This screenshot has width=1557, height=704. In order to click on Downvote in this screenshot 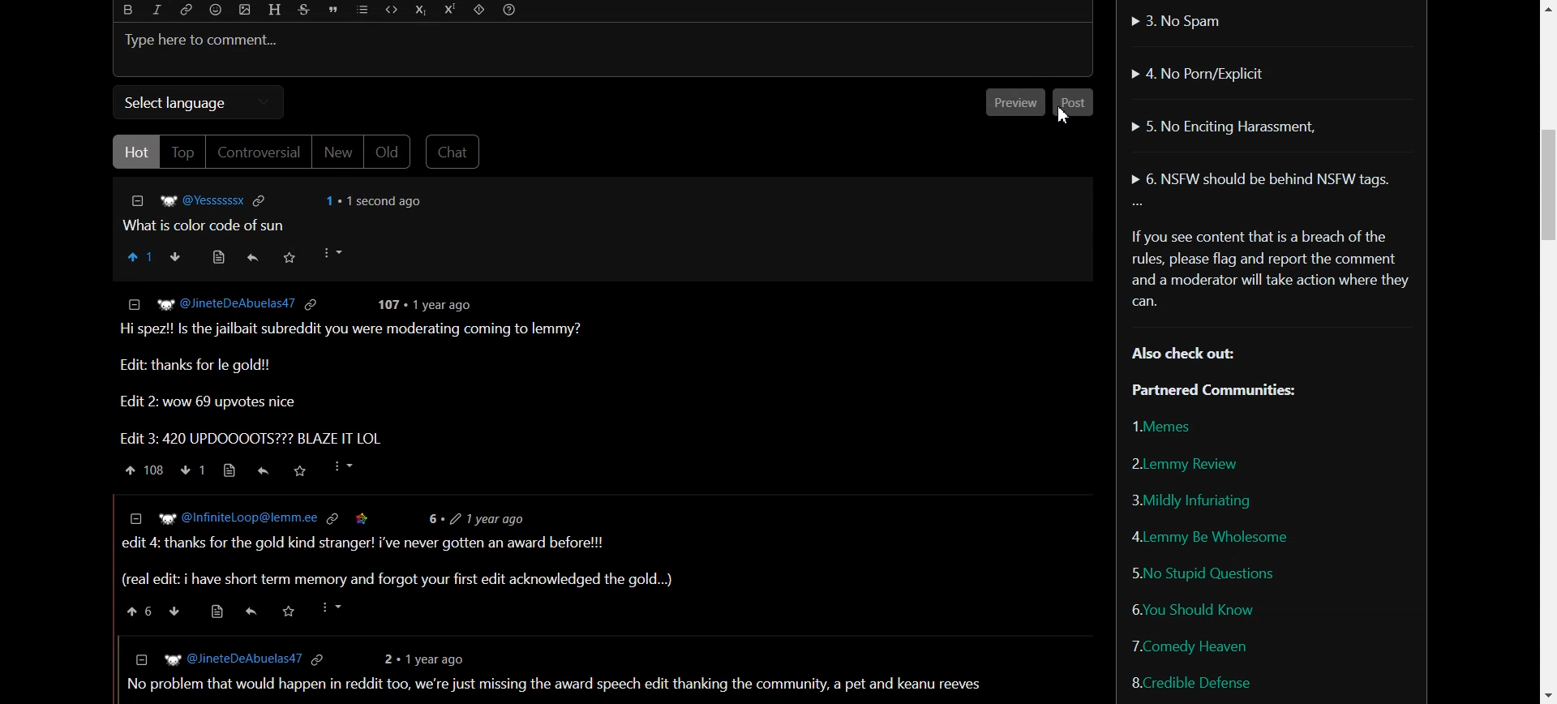, I will do `click(176, 256)`.